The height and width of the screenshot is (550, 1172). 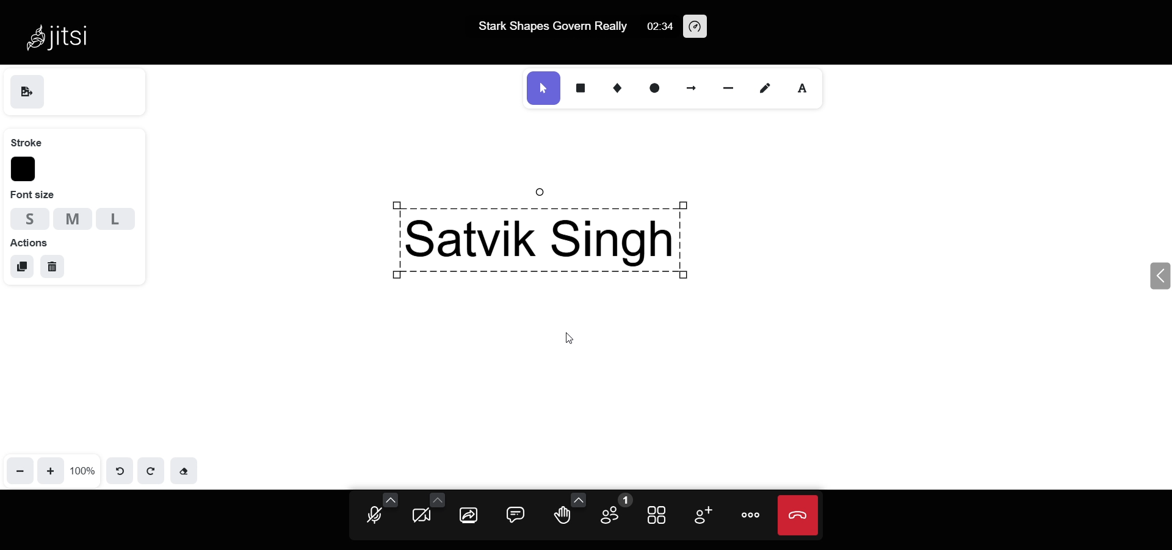 What do you see at coordinates (548, 31) in the screenshot?
I see `Stark Shapes Govern Really` at bounding box center [548, 31].